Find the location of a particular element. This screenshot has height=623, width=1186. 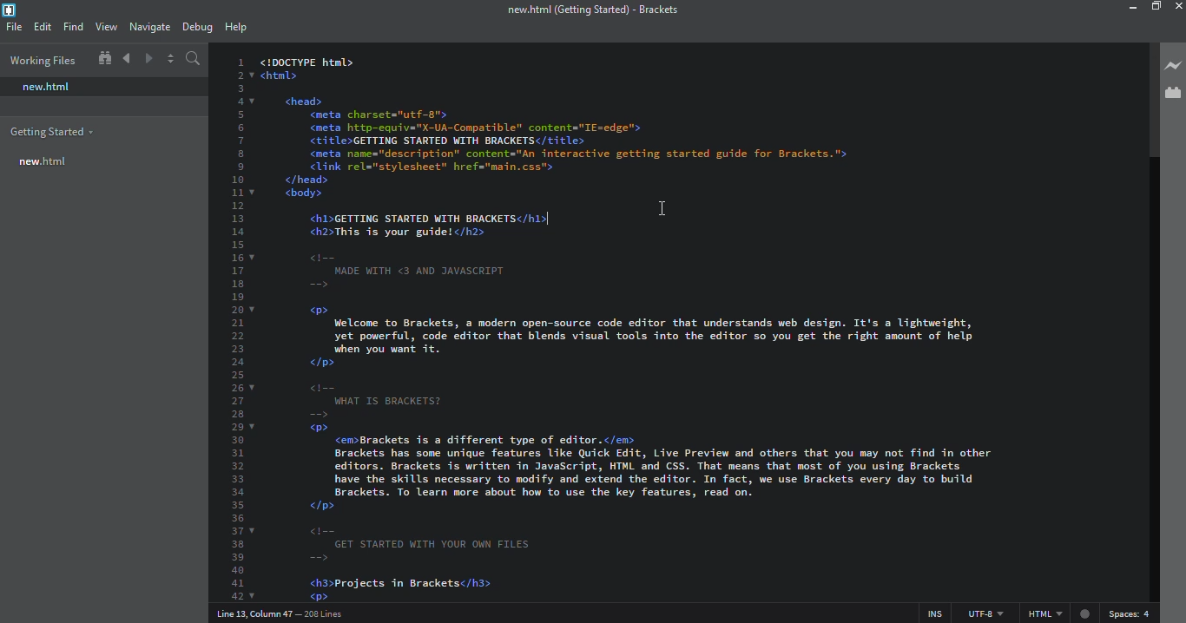

find is located at coordinates (73, 27).